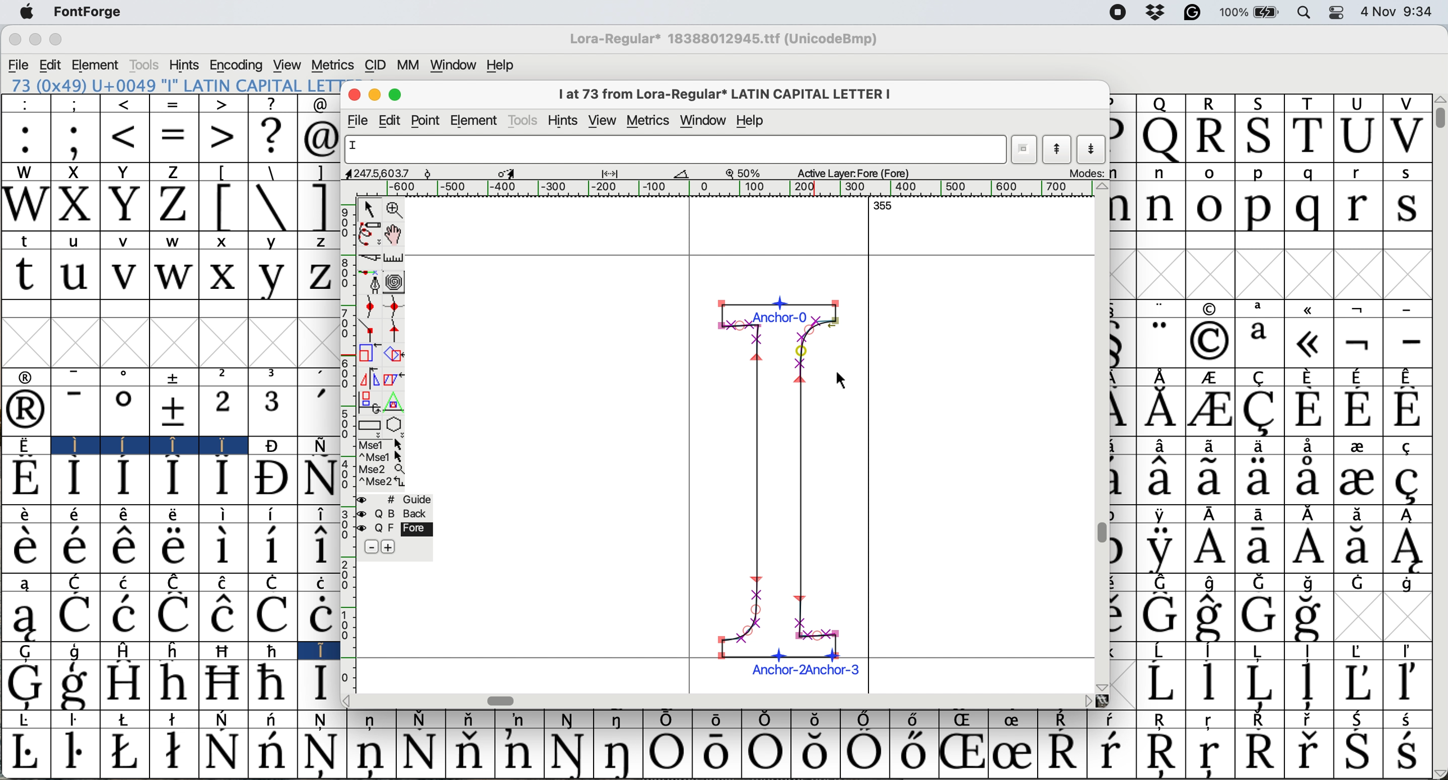 Image resolution: width=1448 pixels, height=780 pixels. What do you see at coordinates (75, 479) in the screenshot?
I see `Symbol` at bounding box center [75, 479].